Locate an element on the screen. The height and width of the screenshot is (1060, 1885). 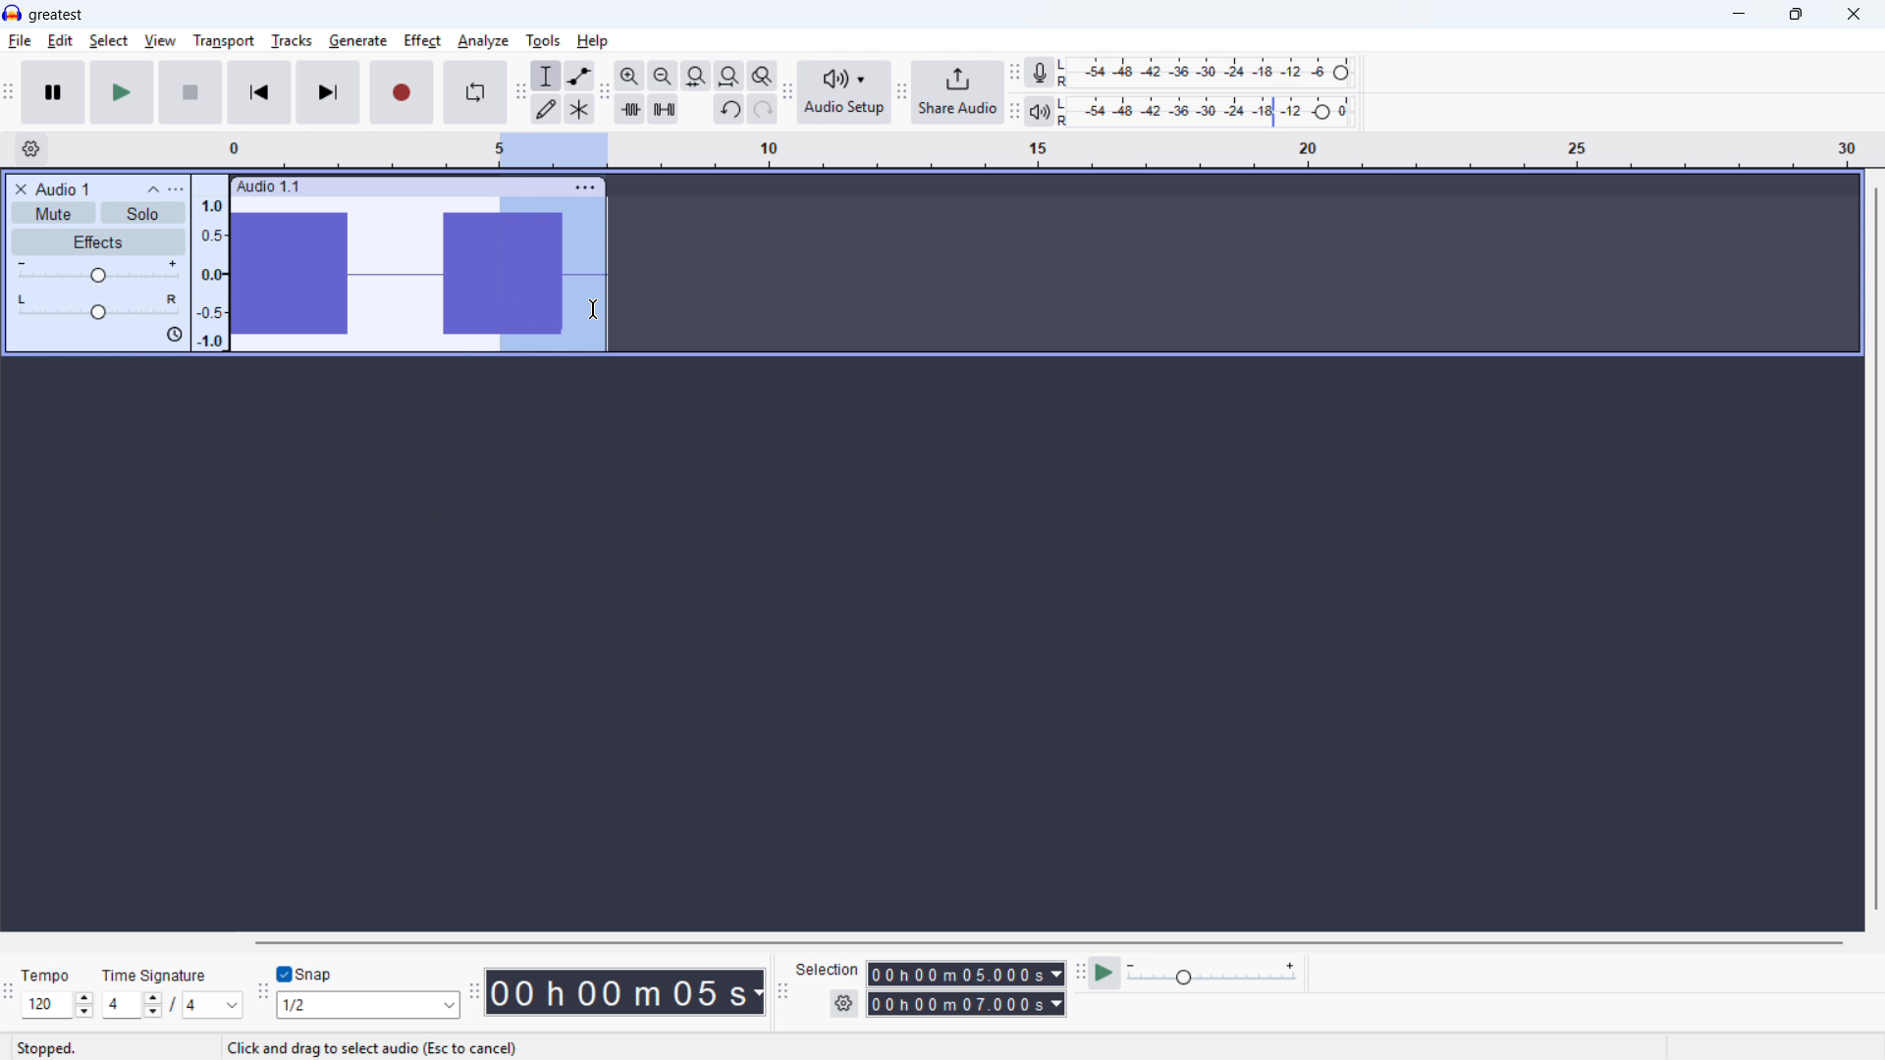
Envelope tool  is located at coordinates (580, 76).